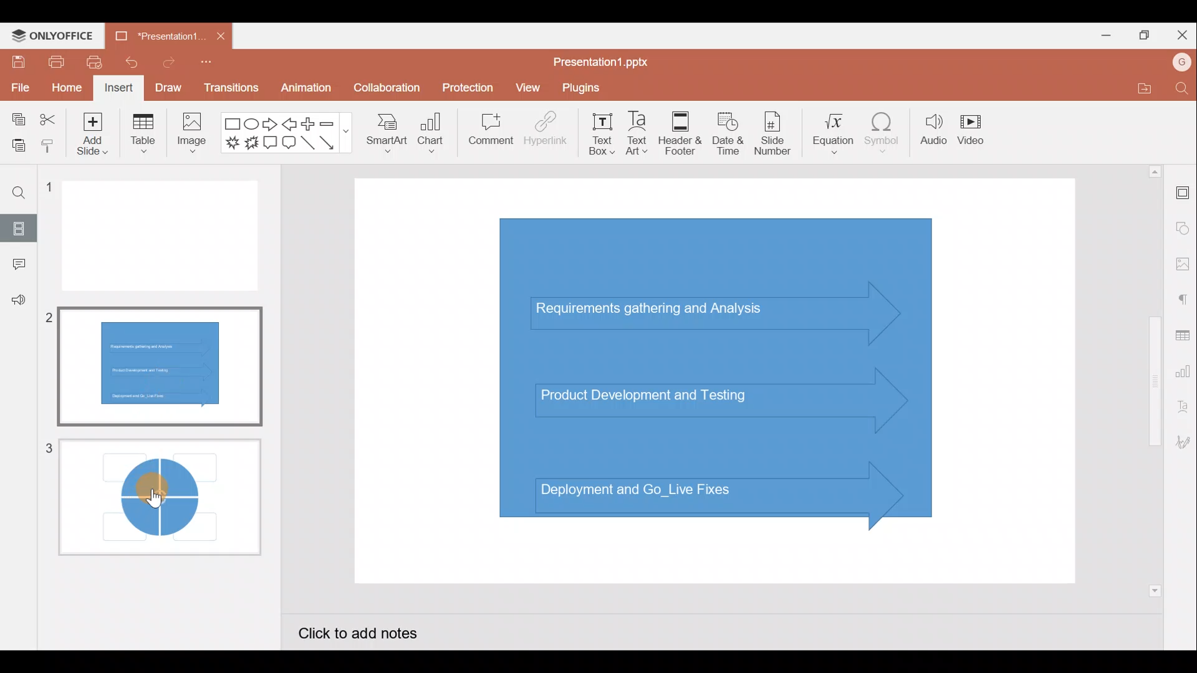 The height and width of the screenshot is (673, 1197). I want to click on Header & footer, so click(683, 133).